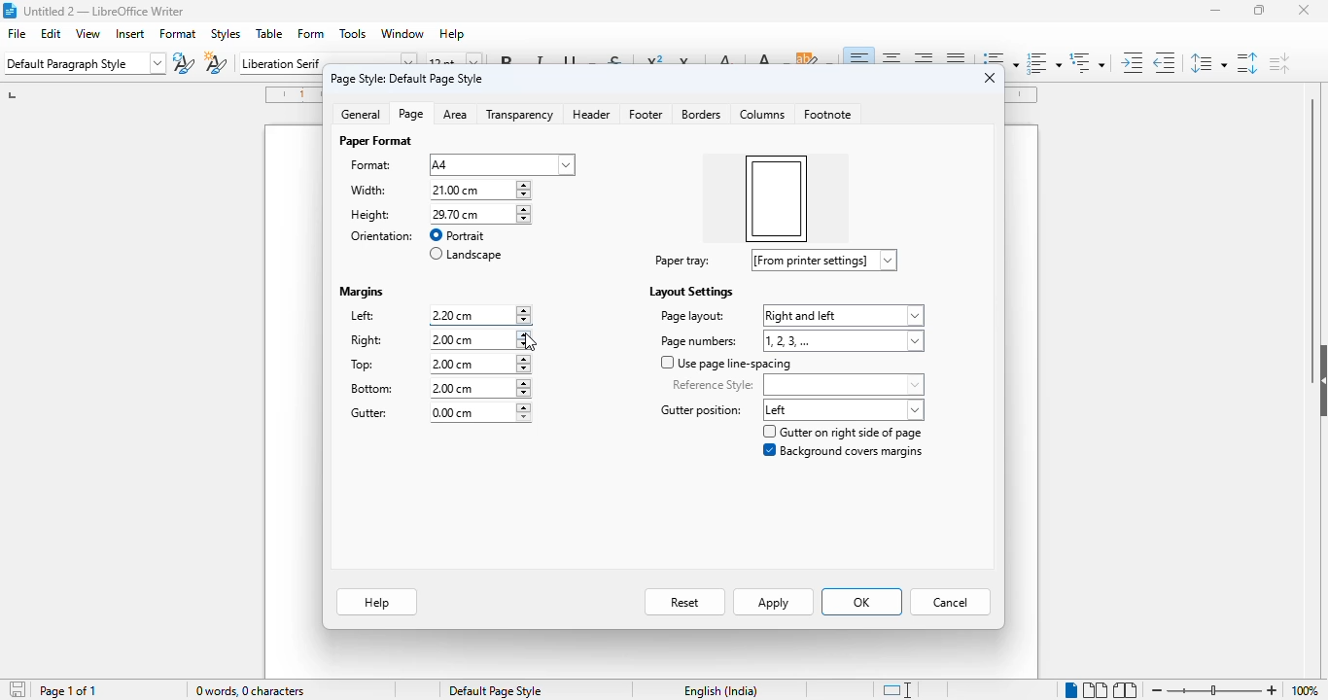 This screenshot has width=1328, height=700. What do you see at coordinates (1216, 11) in the screenshot?
I see `minimize` at bounding box center [1216, 11].